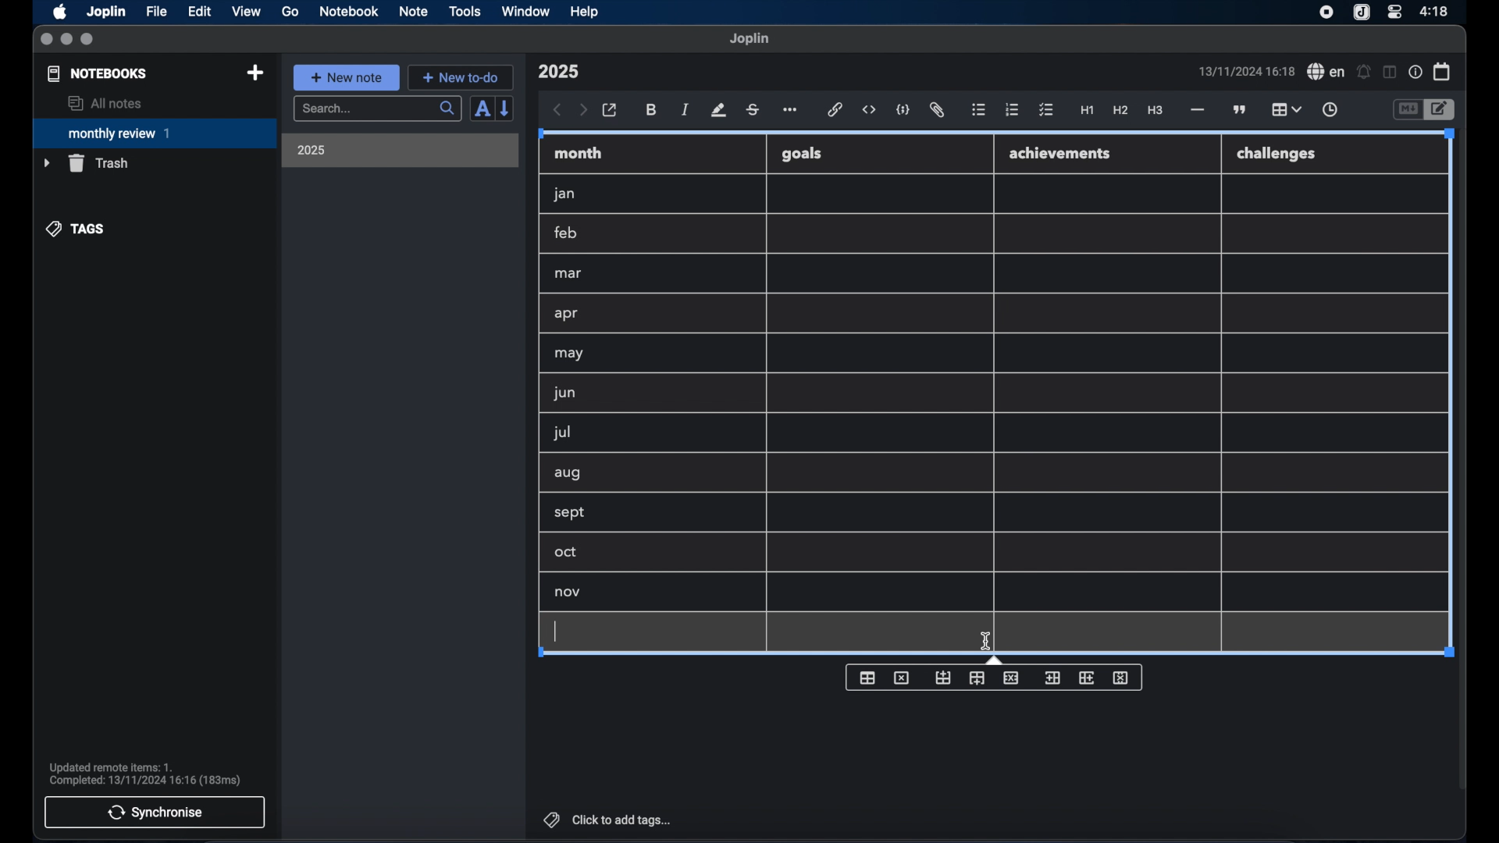 This screenshot has height=843, width=1499. What do you see at coordinates (568, 354) in the screenshot?
I see `may` at bounding box center [568, 354].